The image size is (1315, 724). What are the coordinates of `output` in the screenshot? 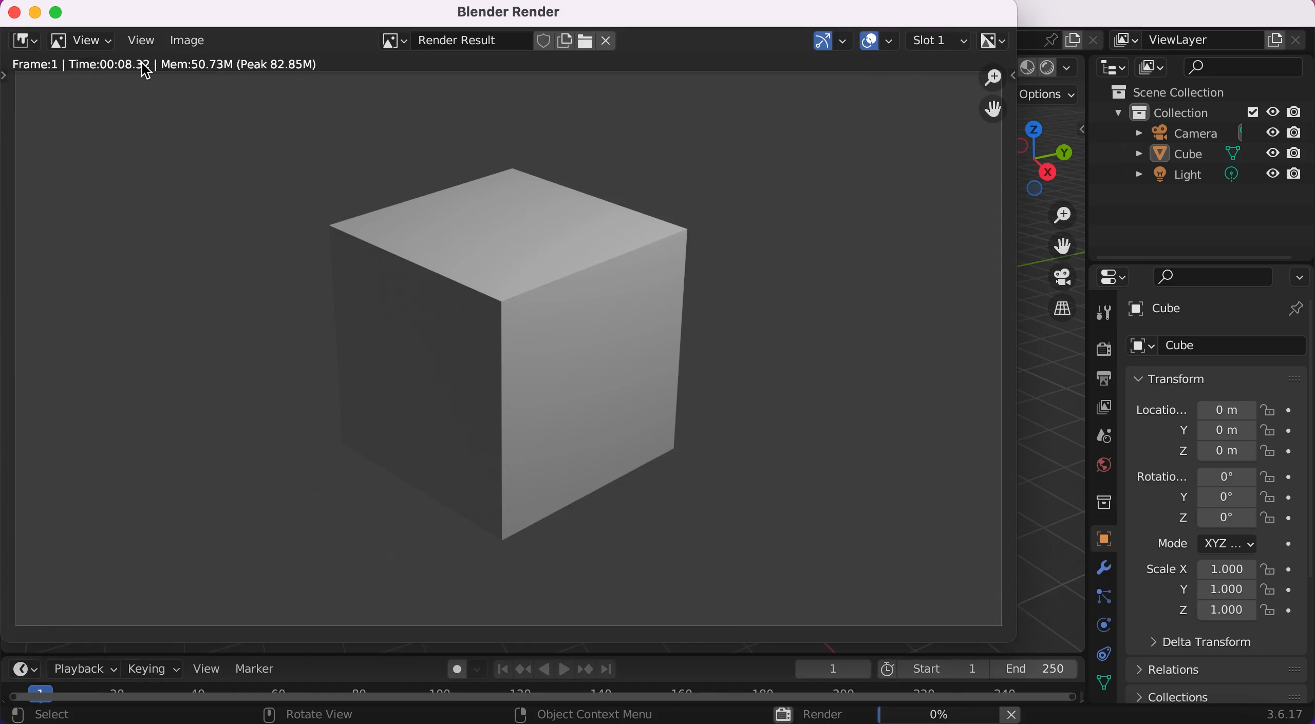 It's located at (1095, 378).